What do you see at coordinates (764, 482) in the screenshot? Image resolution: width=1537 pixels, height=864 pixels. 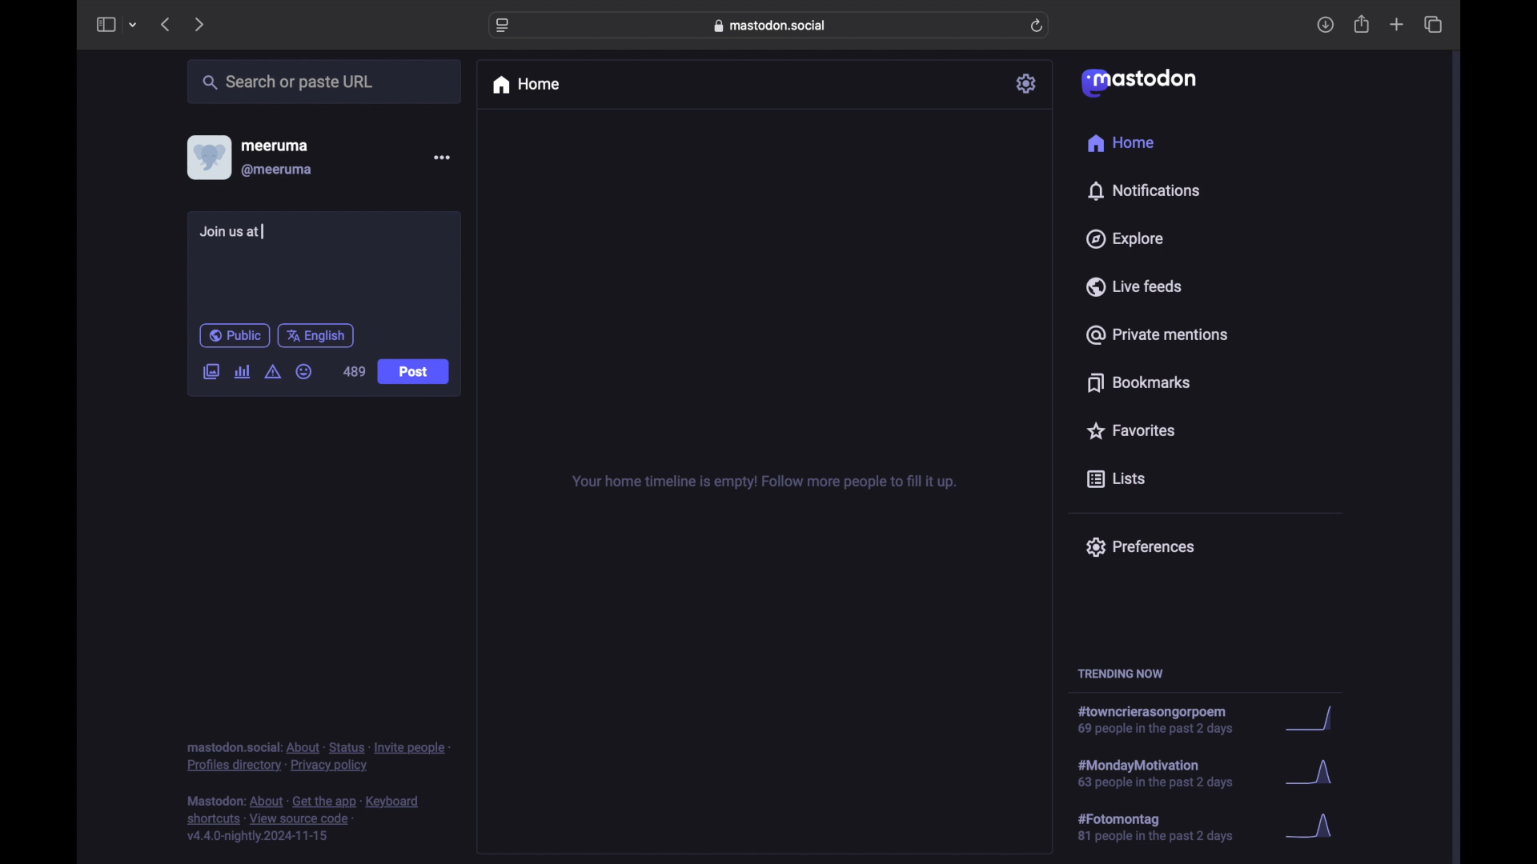 I see `your home timeline is empty! follow more people to fill it up` at bounding box center [764, 482].